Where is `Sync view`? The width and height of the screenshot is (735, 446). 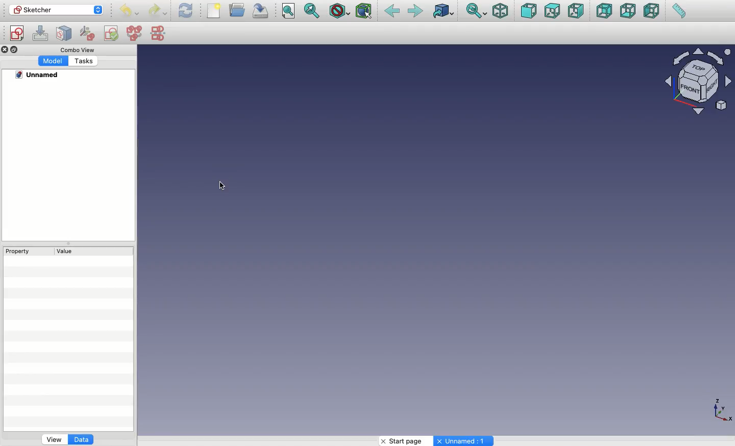 Sync view is located at coordinates (477, 11).